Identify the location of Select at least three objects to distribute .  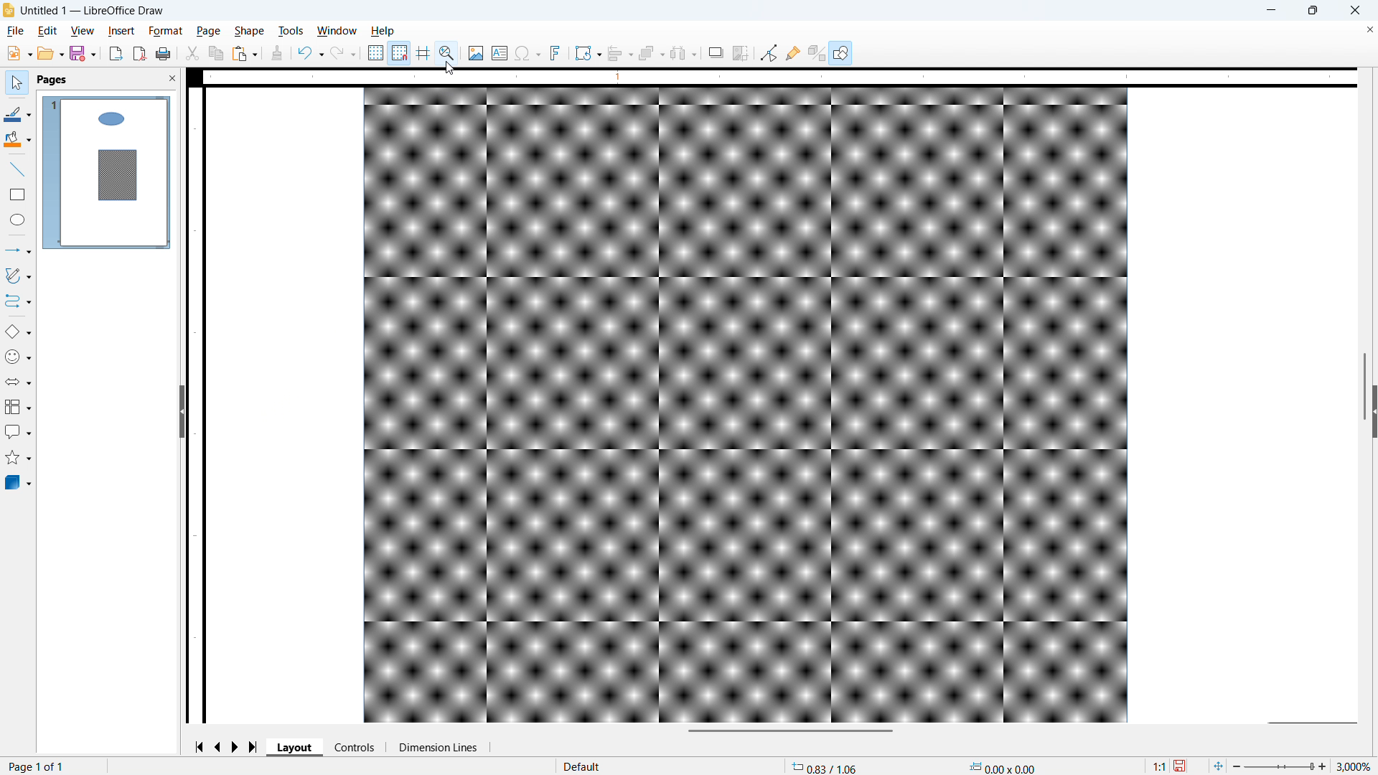
(684, 53).